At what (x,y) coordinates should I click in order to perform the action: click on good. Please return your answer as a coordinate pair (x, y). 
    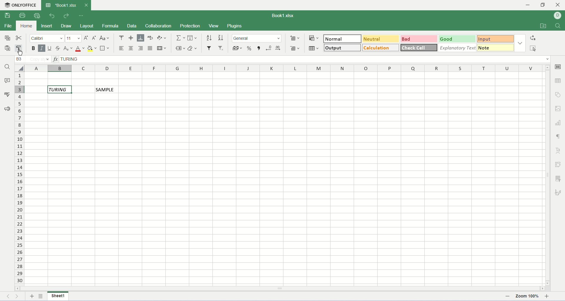
    Looking at the image, I should click on (457, 39).